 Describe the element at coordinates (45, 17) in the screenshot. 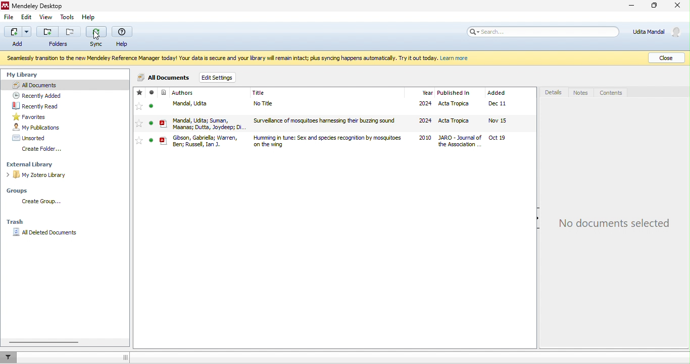

I see `view` at that location.